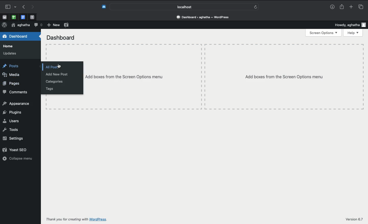 The image size is (368, 224). What do you see at coordinates (32, 7) in the screenshot?
I see `Next page` at bounding box center [32, 7].